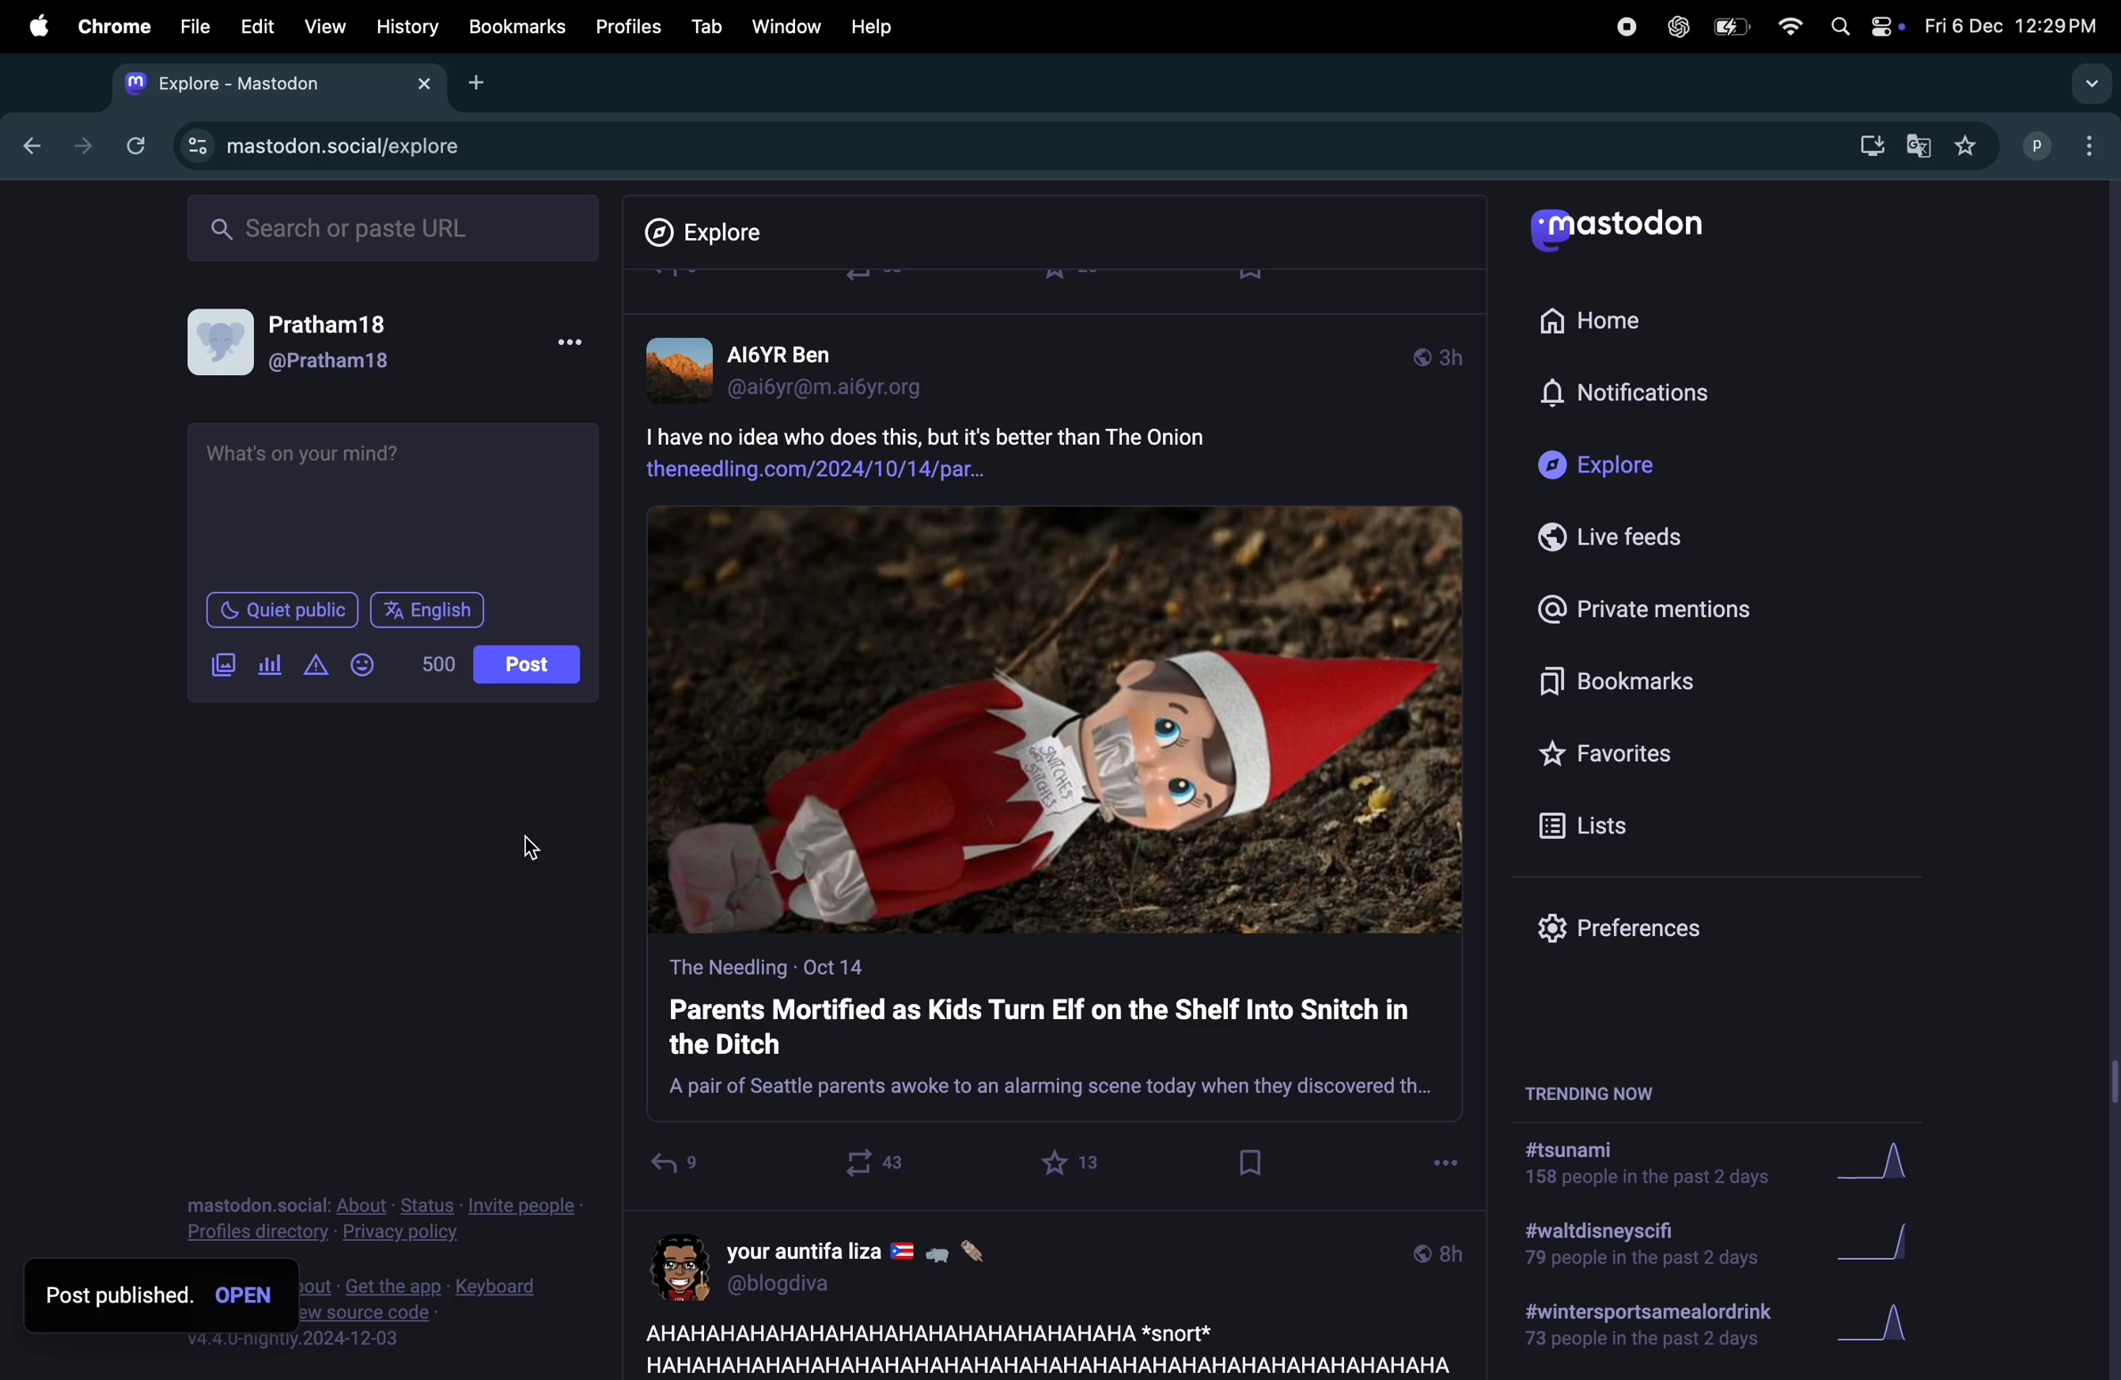  I want to click on privacy policy, so click(383, 1222).